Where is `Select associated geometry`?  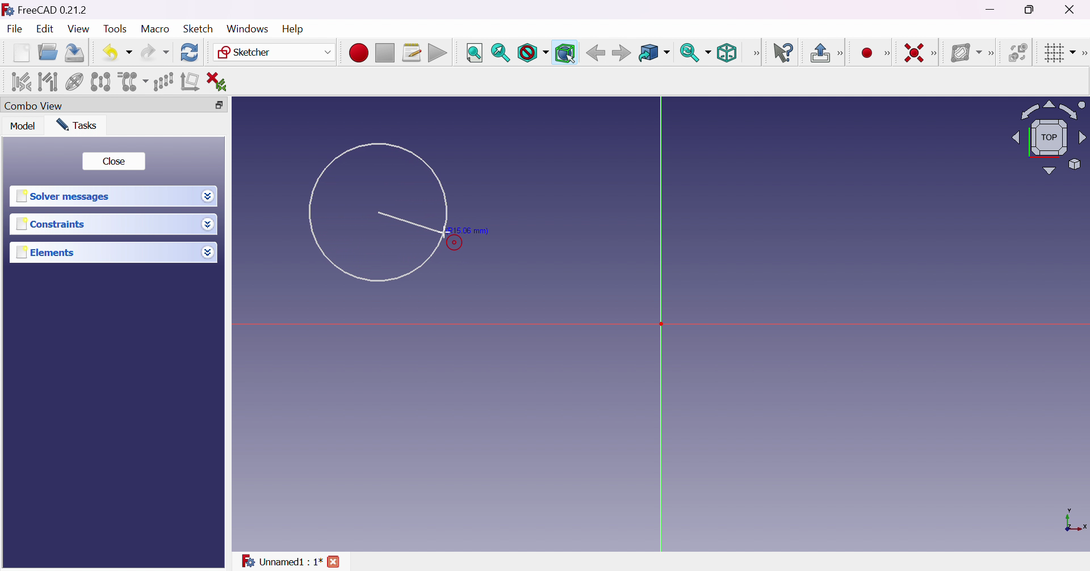 Select associated geometry is located at coordinates (48, 81).